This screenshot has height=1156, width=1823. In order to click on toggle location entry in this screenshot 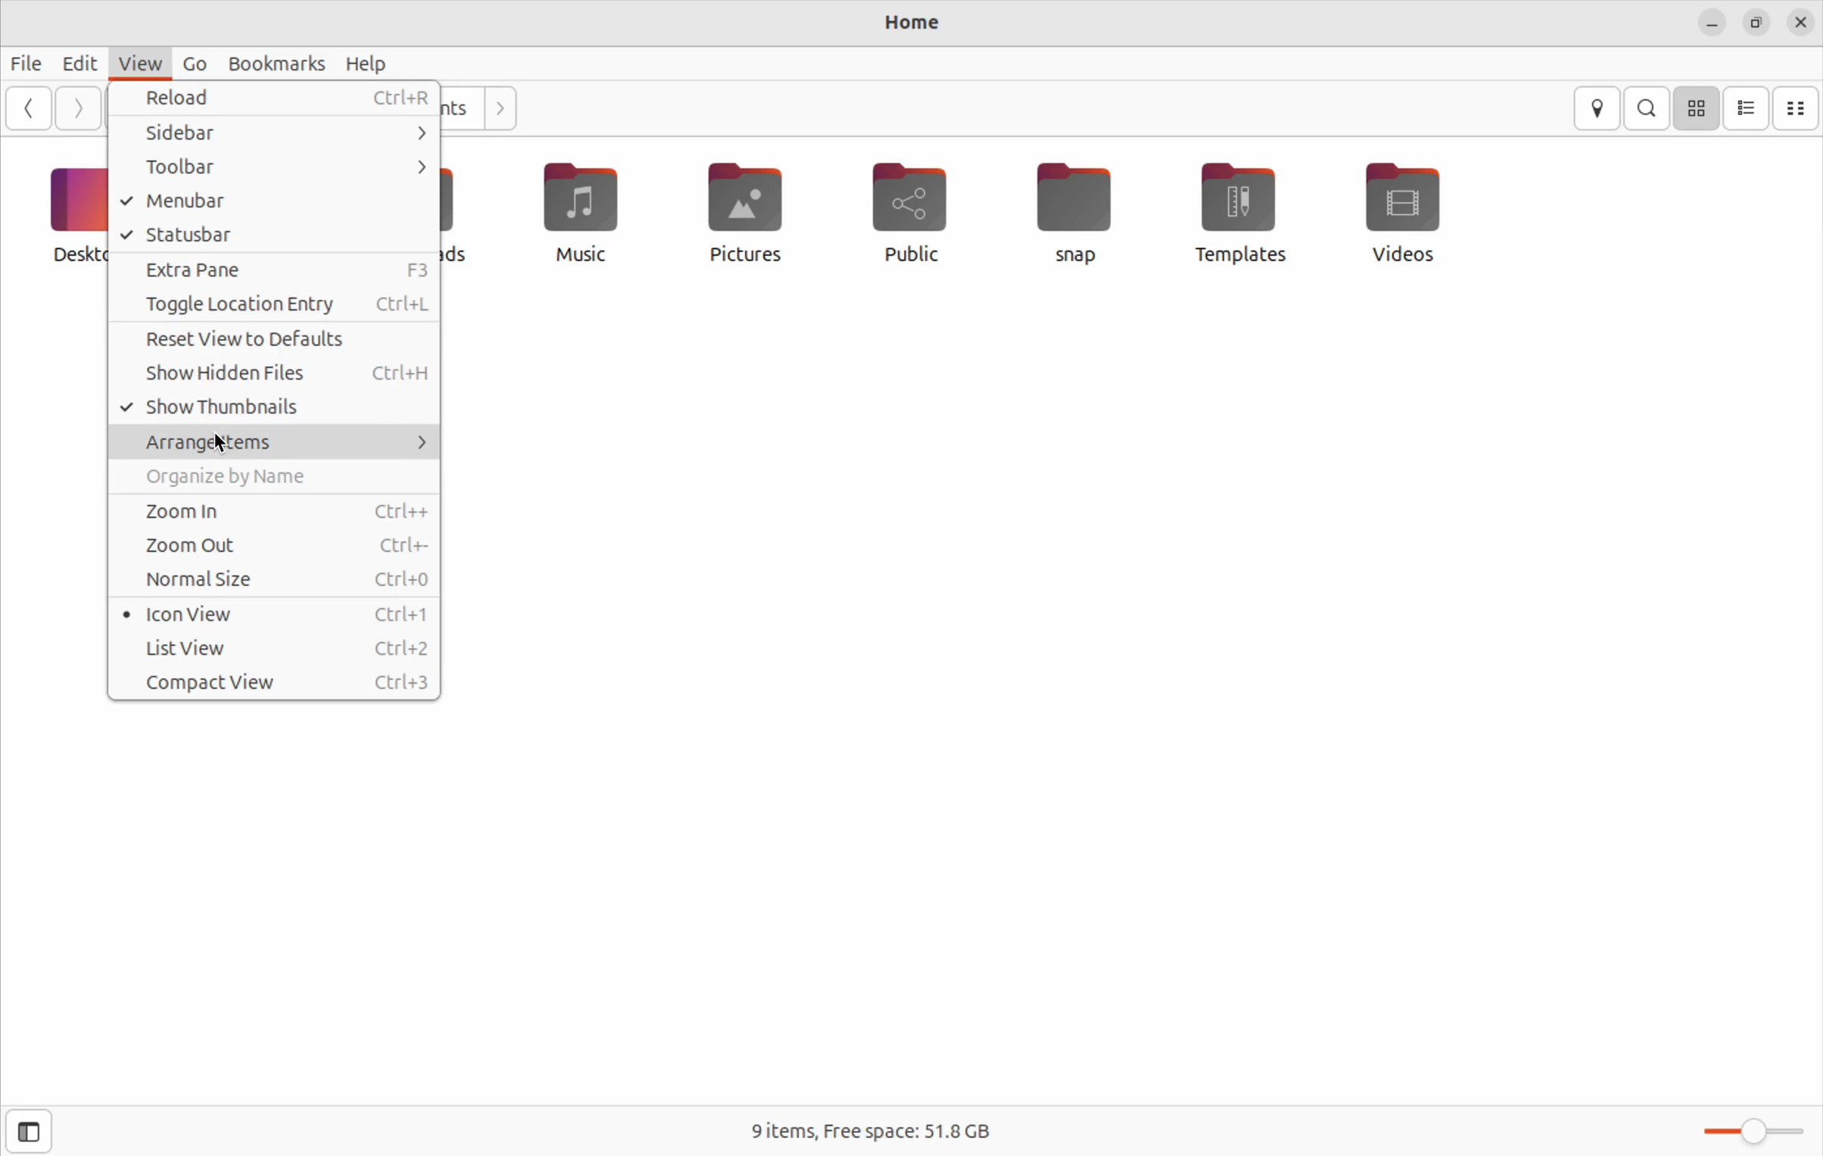, I will do `click(273, 304)`.